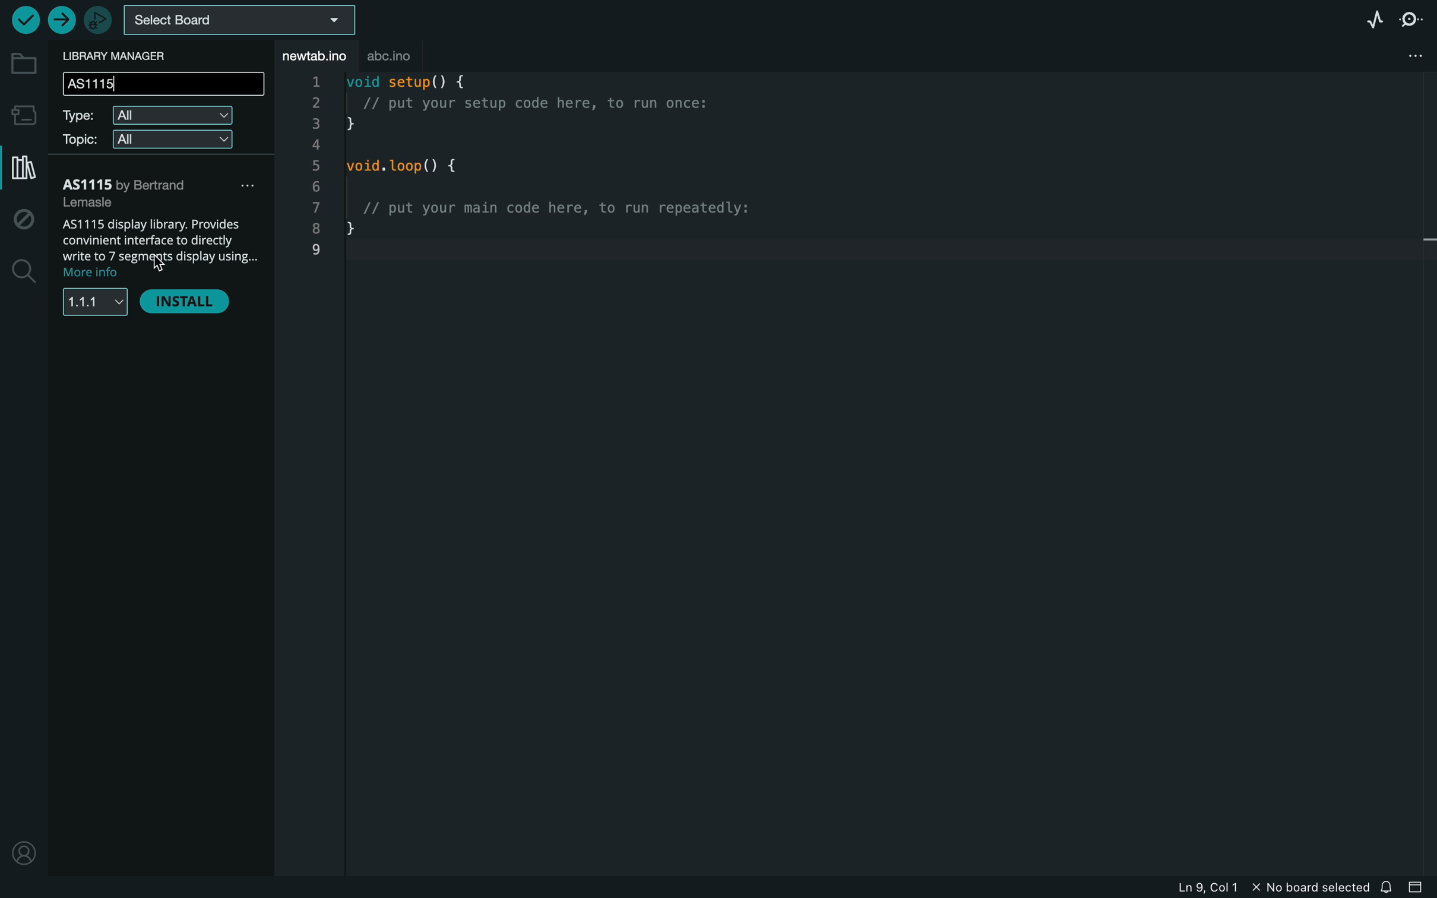 The height and width of the screenshot is (898, 1437). What do you see at coordinates (410, 51) in the screenshot?
I see `abc` at bounding box center [410, 51].